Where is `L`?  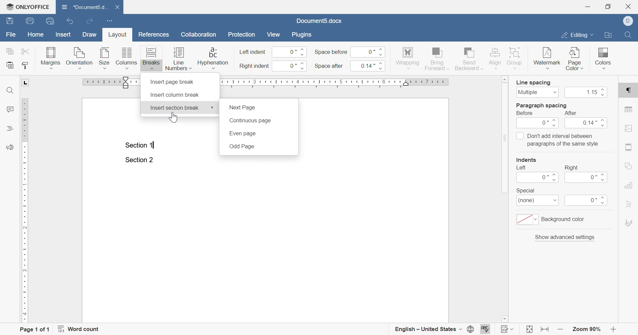
L is located at coordinates (26, 83).